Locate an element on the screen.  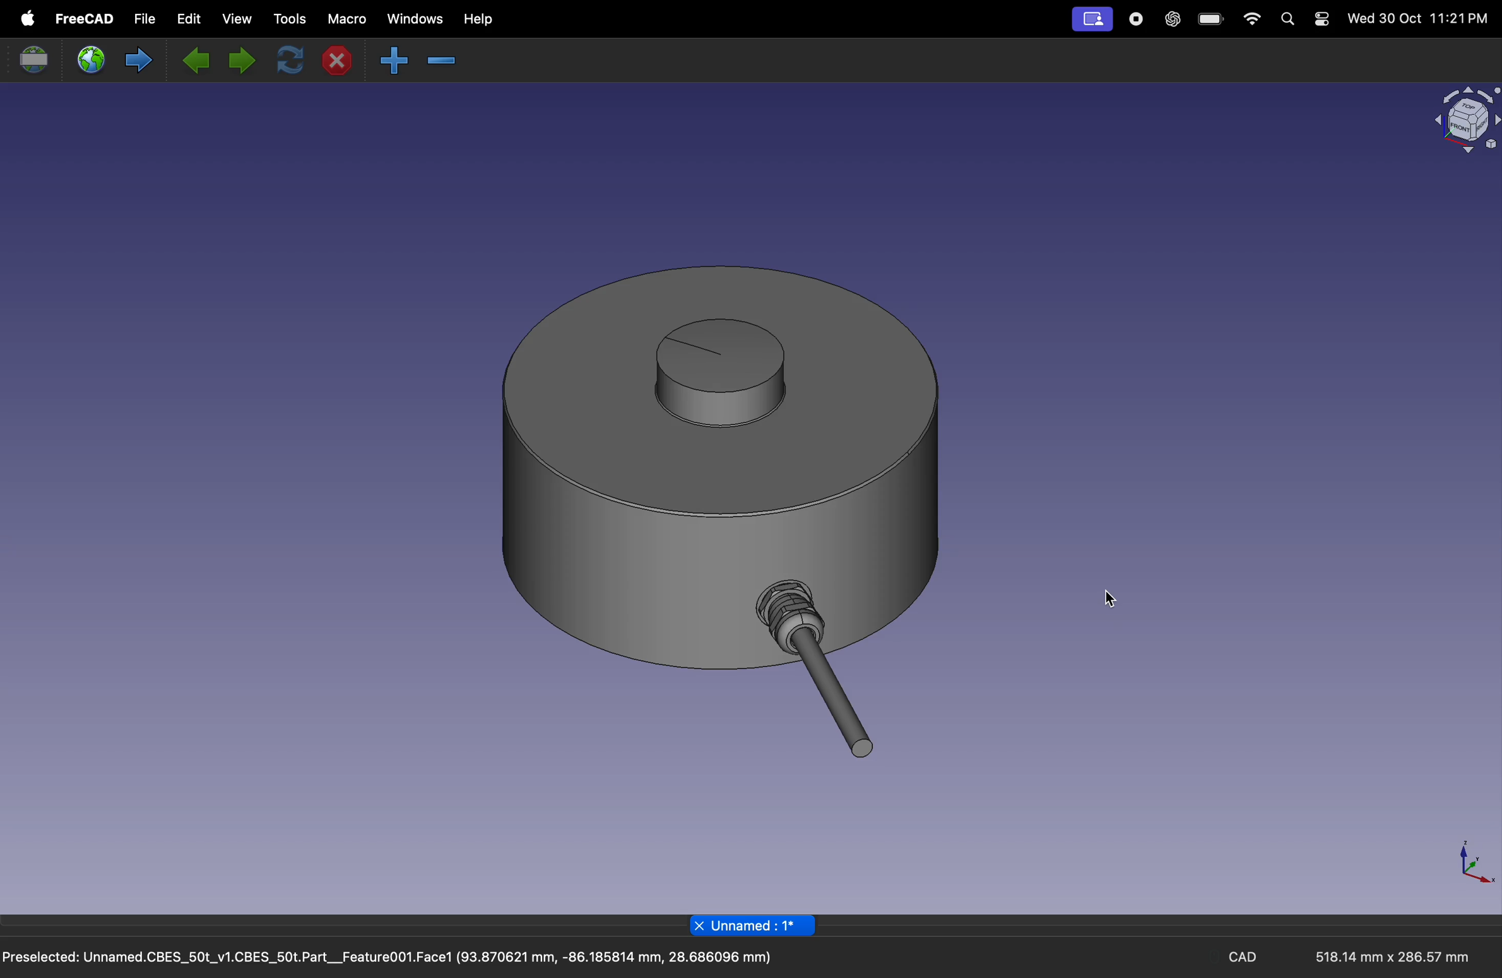
page title is located at coordinates (750, 926).